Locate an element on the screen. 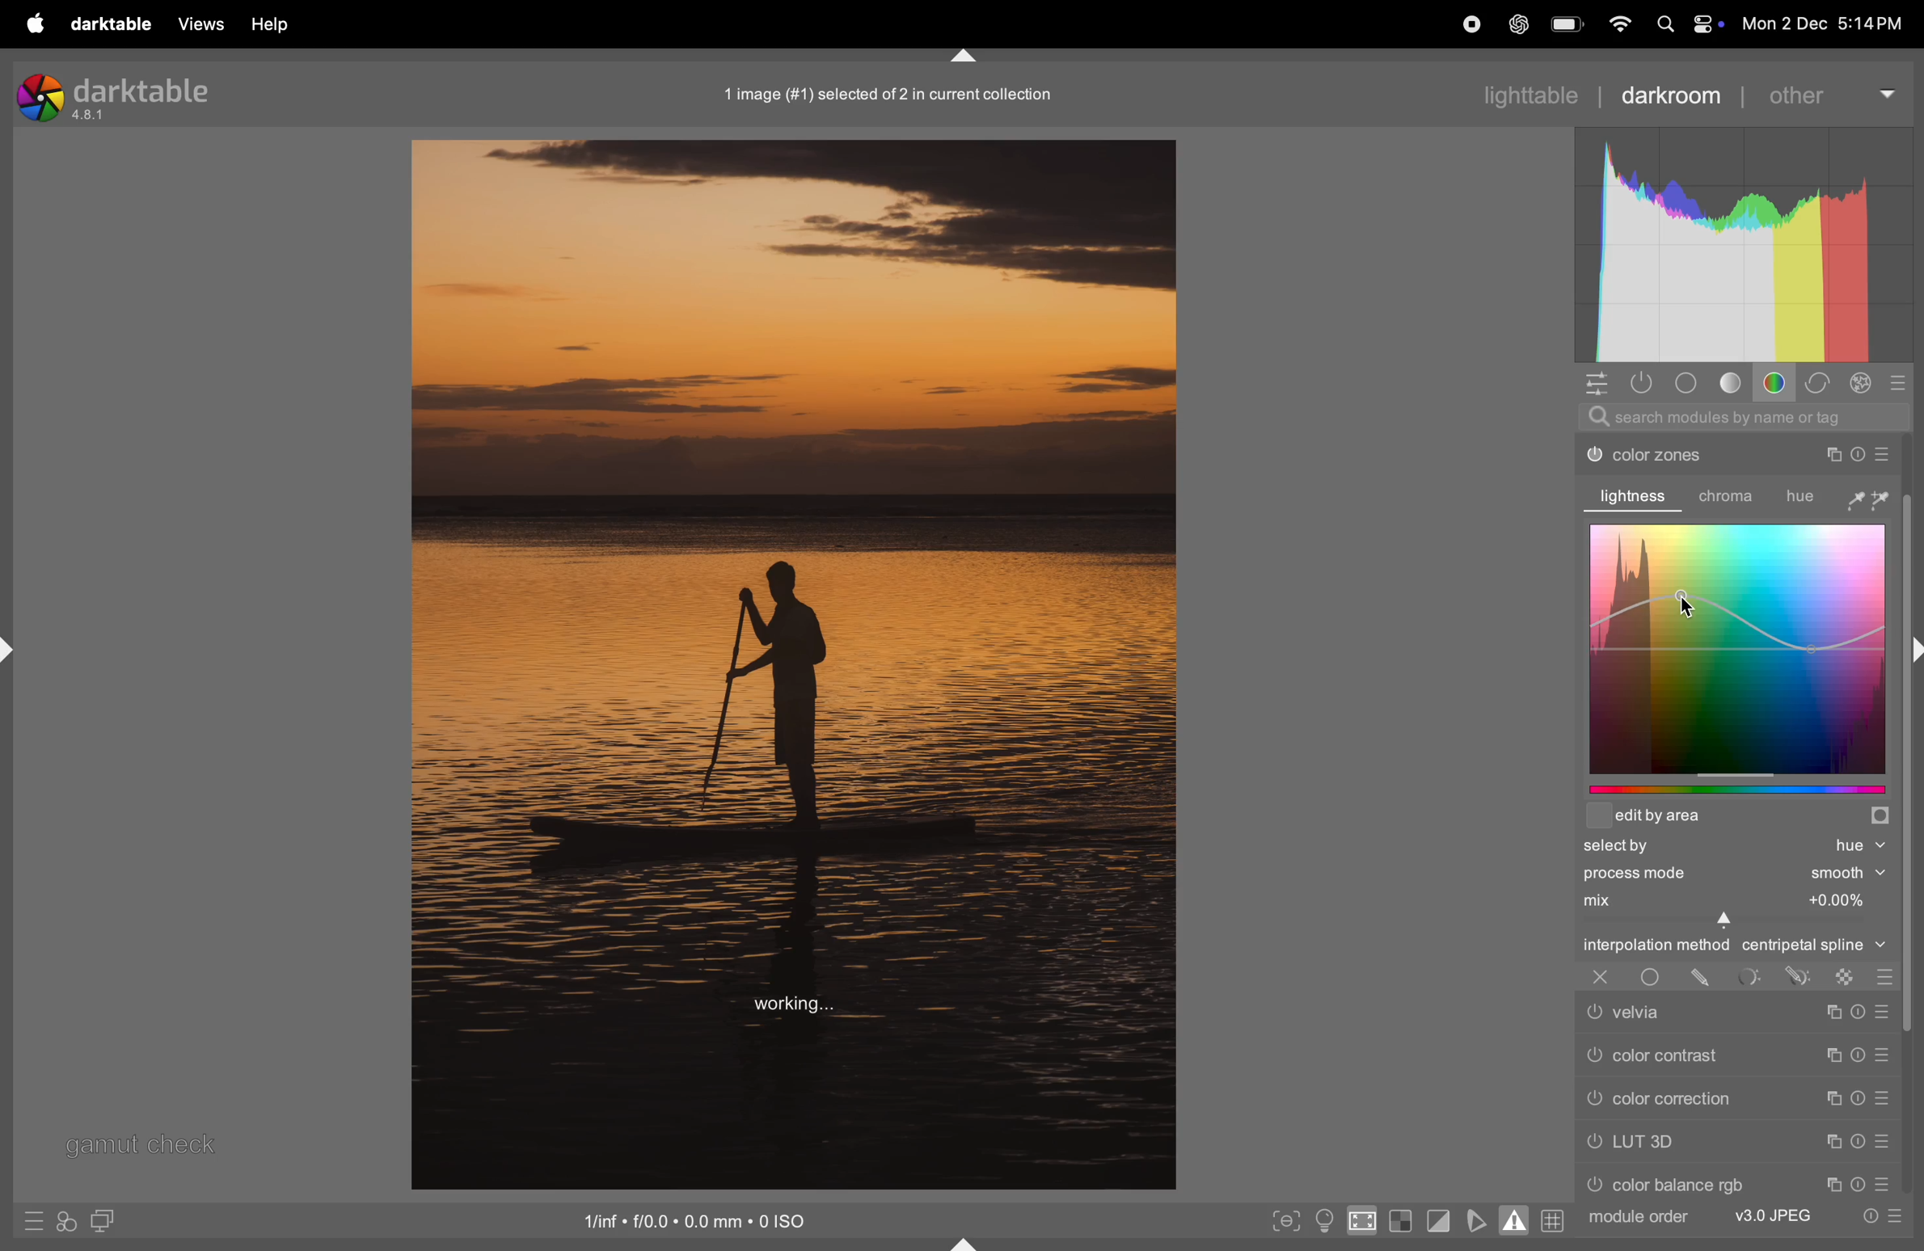 The width and height of the screenshot is (1924, 1251). cahtgpt is located at coordinates (1516, 23).